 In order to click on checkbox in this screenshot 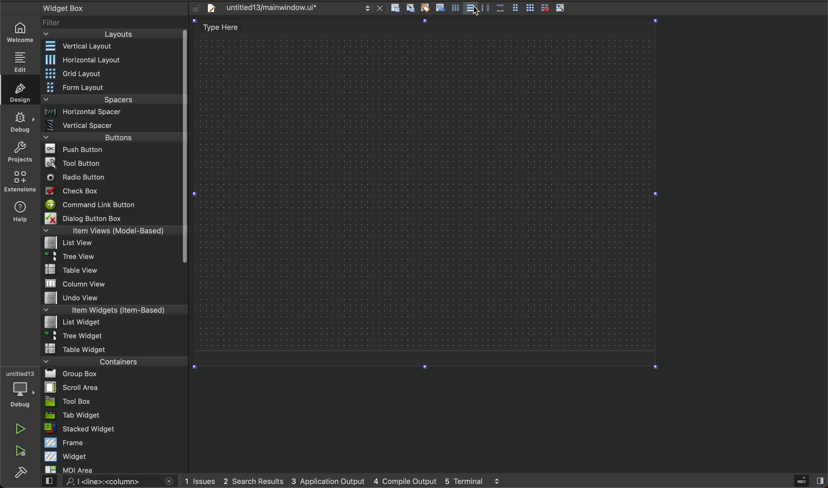, I will do `click(113, 191)`.